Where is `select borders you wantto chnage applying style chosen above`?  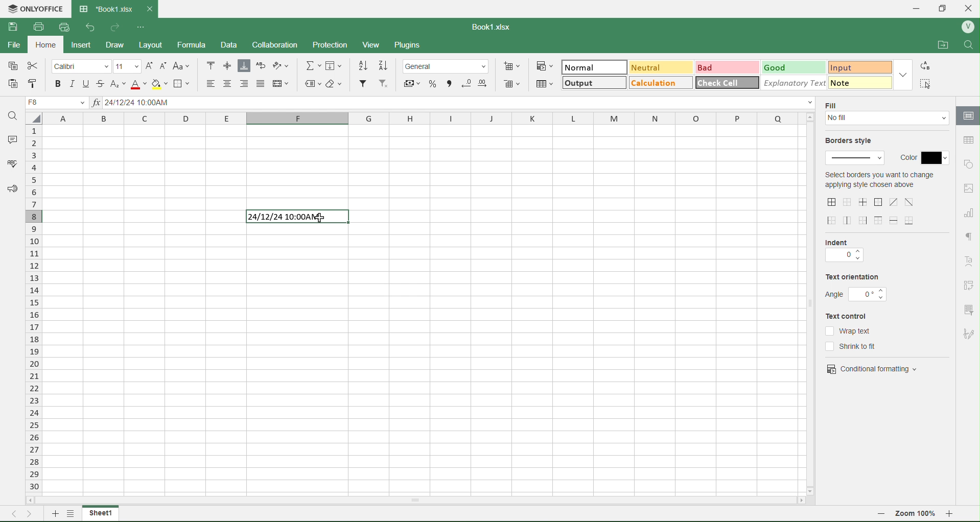
select borders you wantto chnage applying style chosen above is located at coordinates (879, 182).